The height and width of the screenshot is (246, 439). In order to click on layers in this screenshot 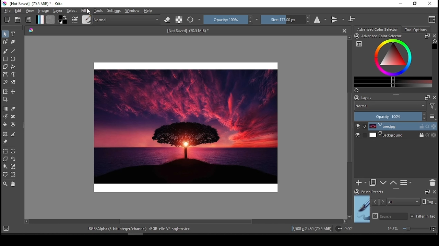, I will do `click(362, 97)`.